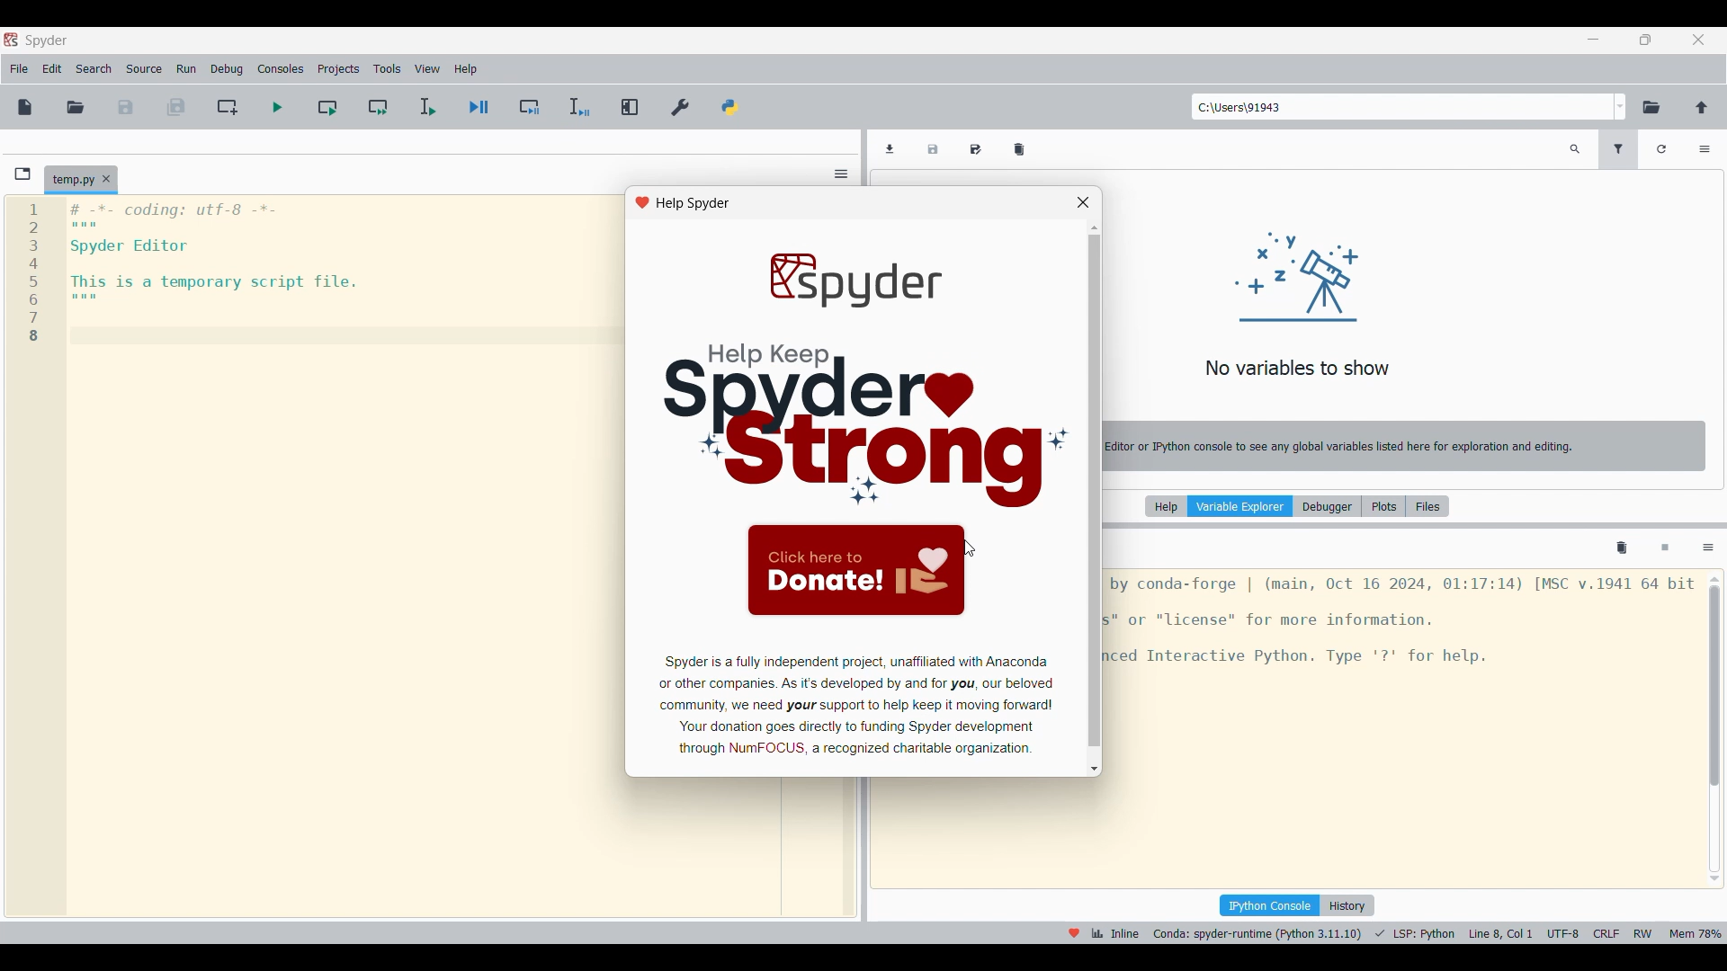 The width and height of the screenshot is (1727, 971). What do you see at coordinates (1646, 934) in the screenshot?
I see `rw` at bounding box center [1646, 934].